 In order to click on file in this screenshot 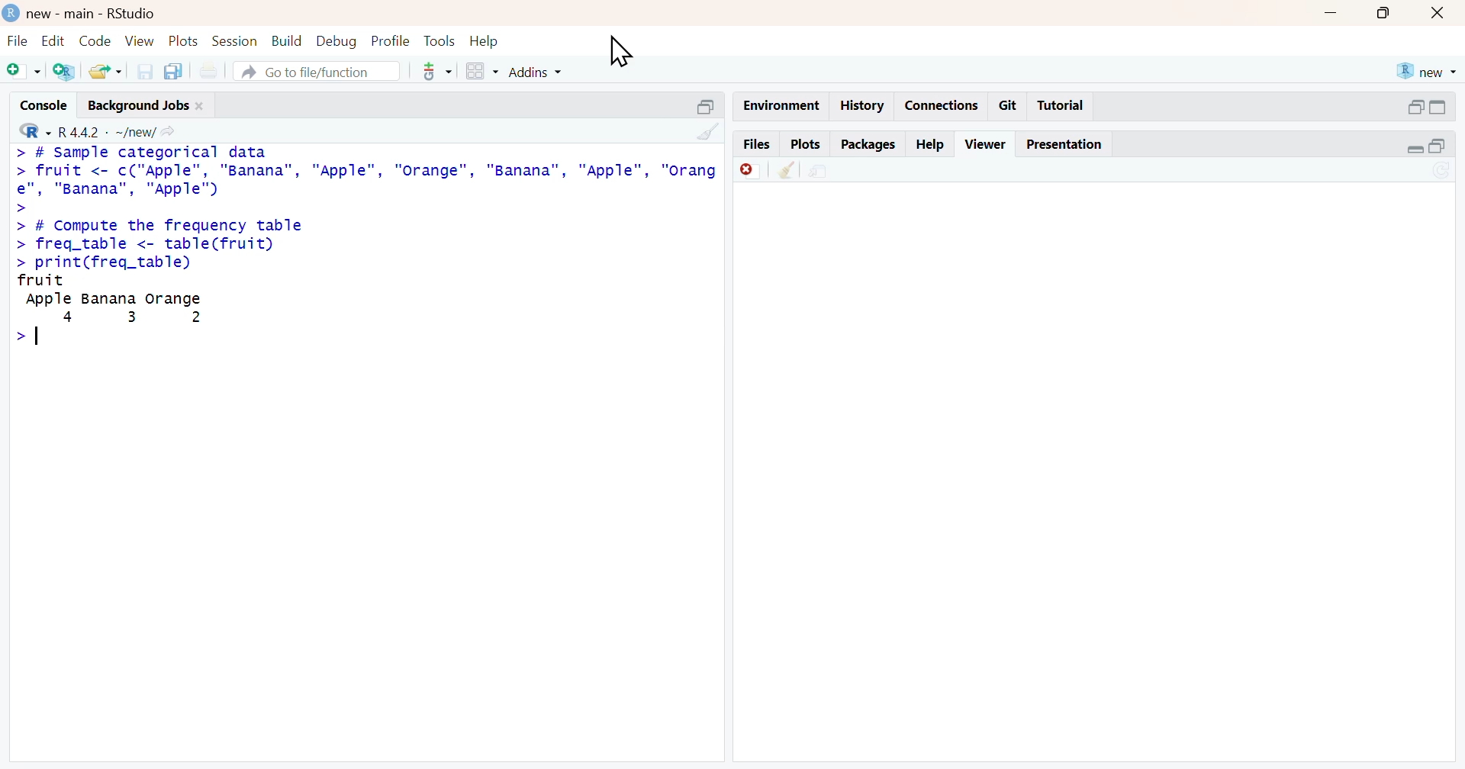, I will do `click(17, 41)`.